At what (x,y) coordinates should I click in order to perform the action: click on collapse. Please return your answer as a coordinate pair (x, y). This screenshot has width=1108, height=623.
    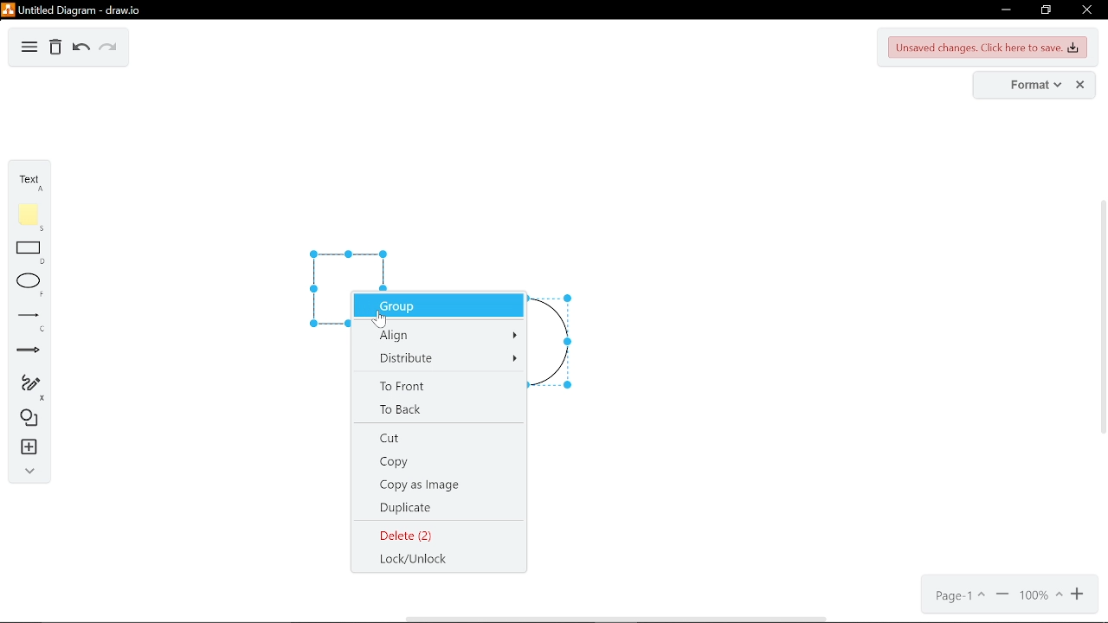
    Looking at the image, I should click on (24, 471).